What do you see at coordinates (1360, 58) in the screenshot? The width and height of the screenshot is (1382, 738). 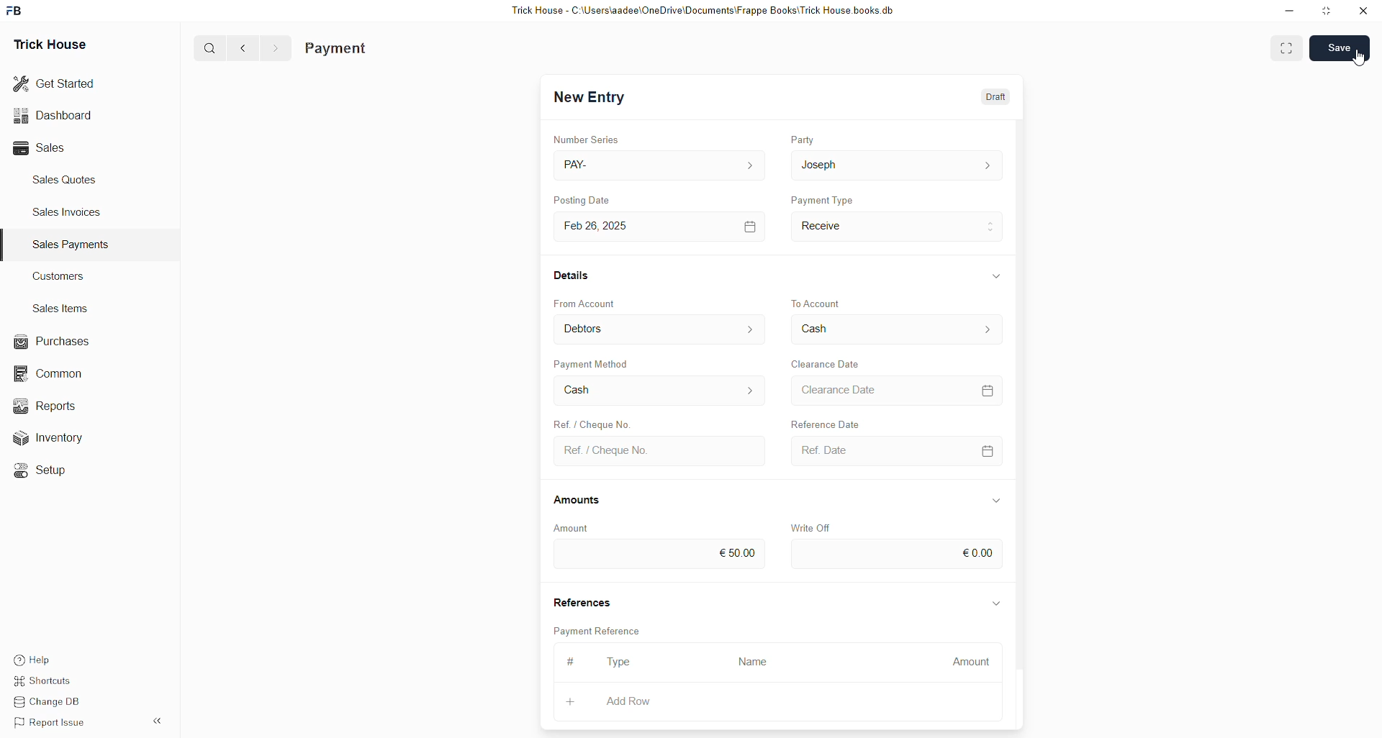 I see `cursor` at bounding box center [1360, 58].